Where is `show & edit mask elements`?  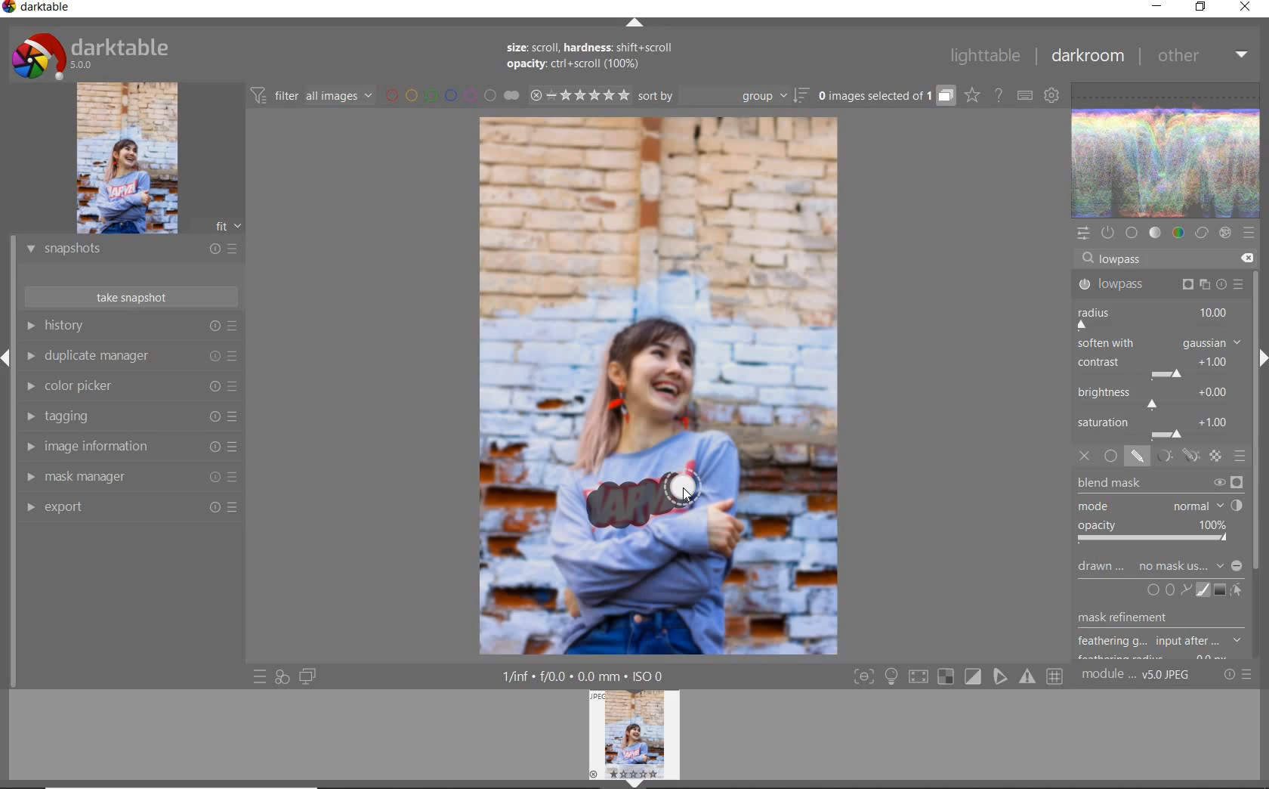
show & edit mask elements is located at coordinates (1237, 591).